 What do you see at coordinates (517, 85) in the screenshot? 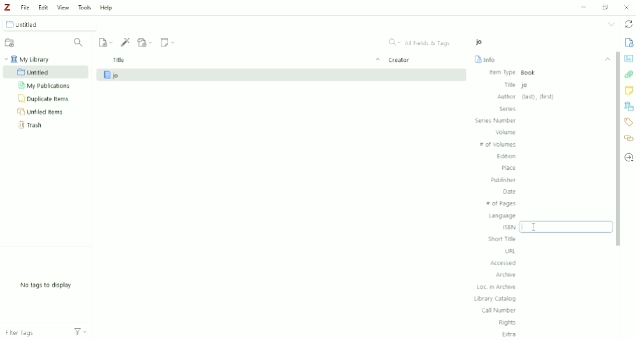
I see `Title jo` at bounding box center [517, 85].